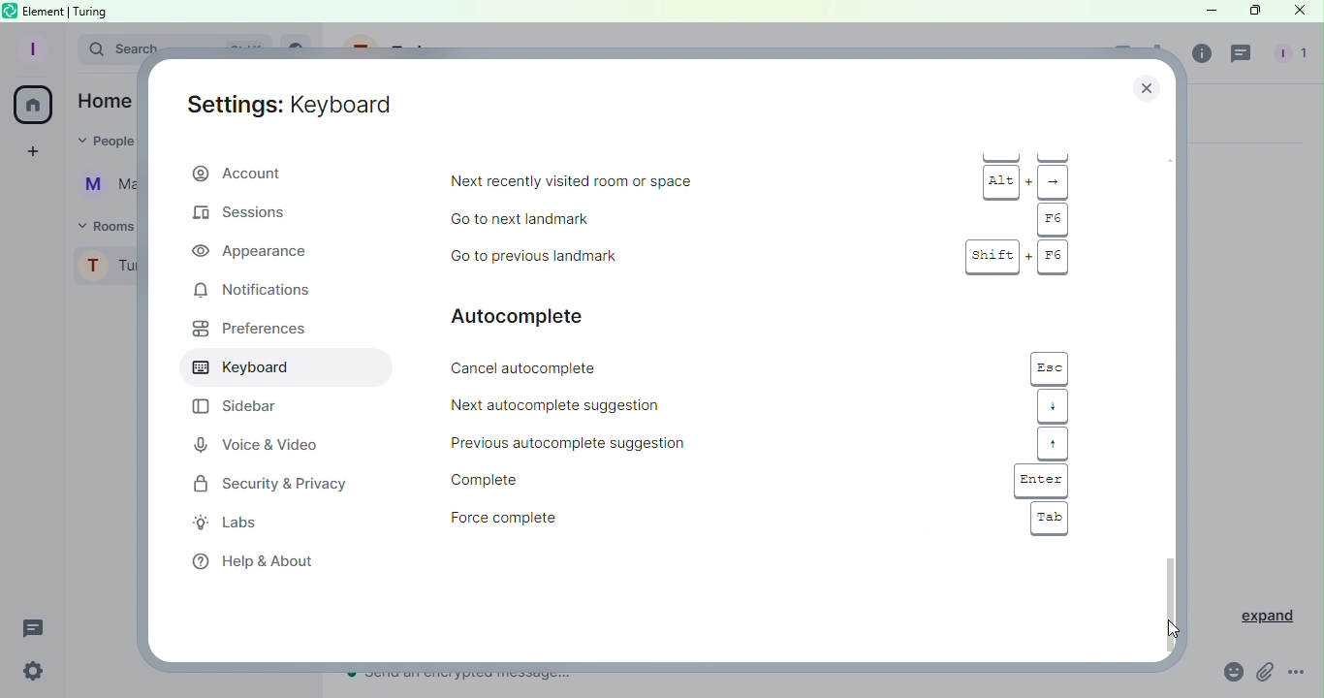 The height and width of the screenshot is (698, 1324). What do you see at coordinates (1199, 57) in the screenshot?
I see `Room info` at bounding box center [1199, 57].